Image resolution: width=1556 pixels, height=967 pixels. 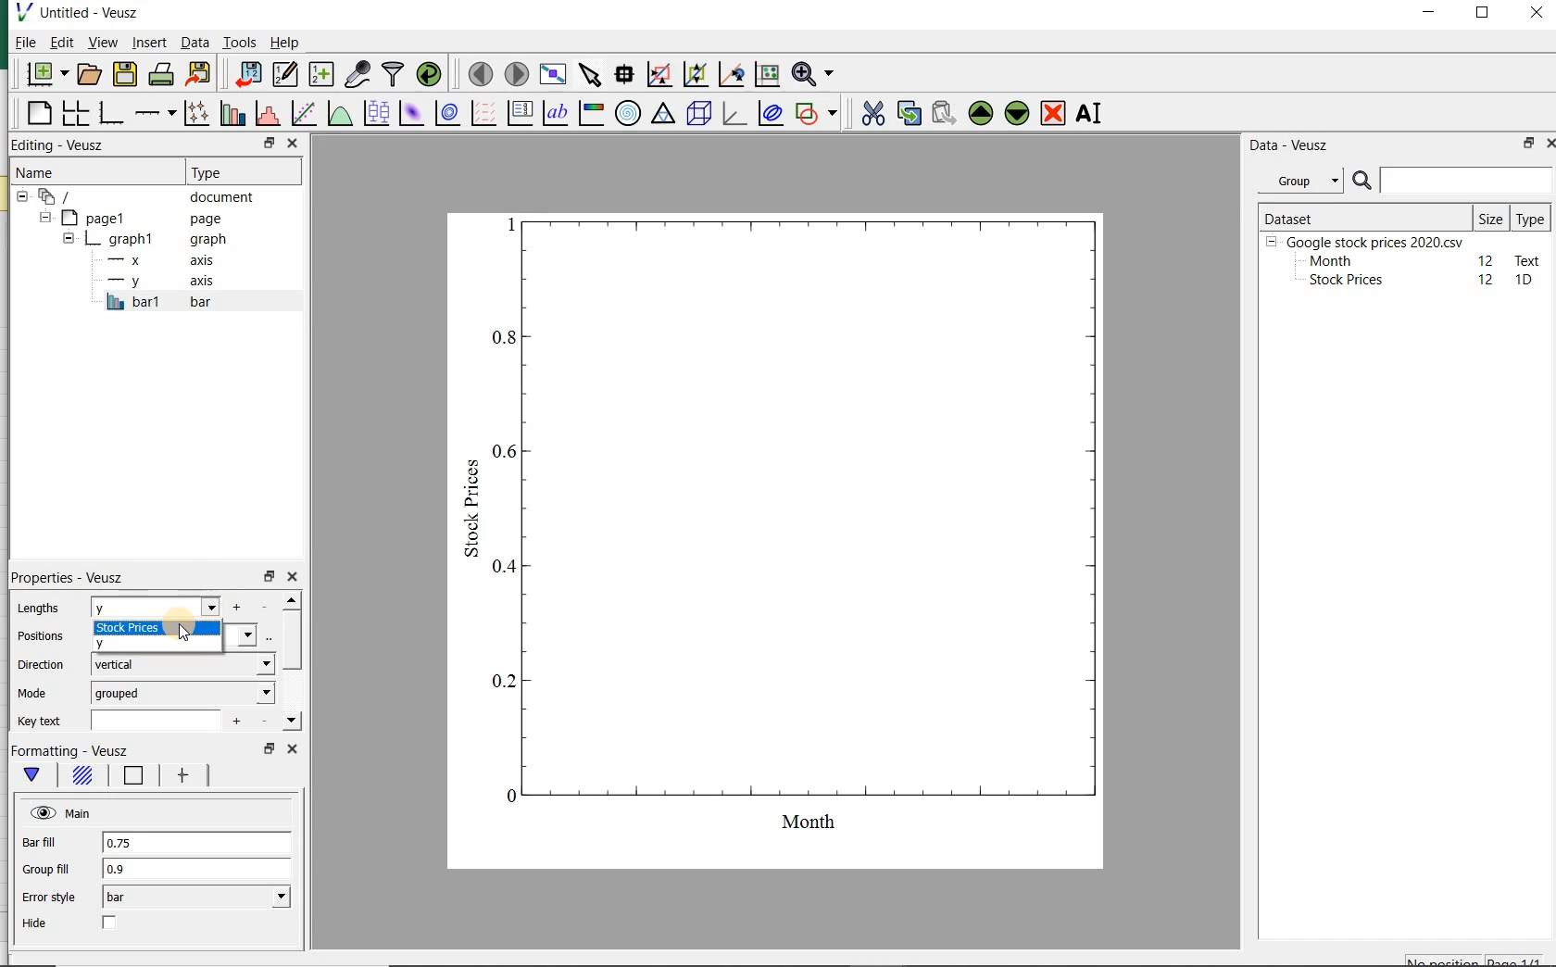 I want to click on click to zoom out of graph axes, so click(x=694, y=72).